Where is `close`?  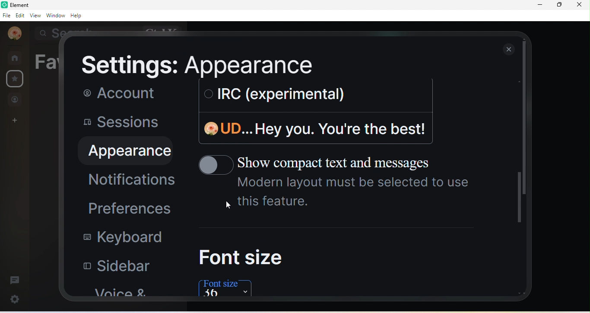
close is located at coordinates (581, 7).